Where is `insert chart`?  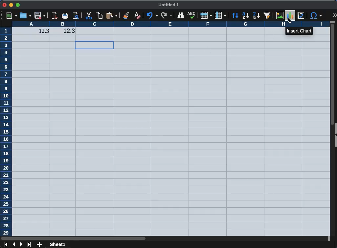 insert chart is located at coordinates (299, 31).